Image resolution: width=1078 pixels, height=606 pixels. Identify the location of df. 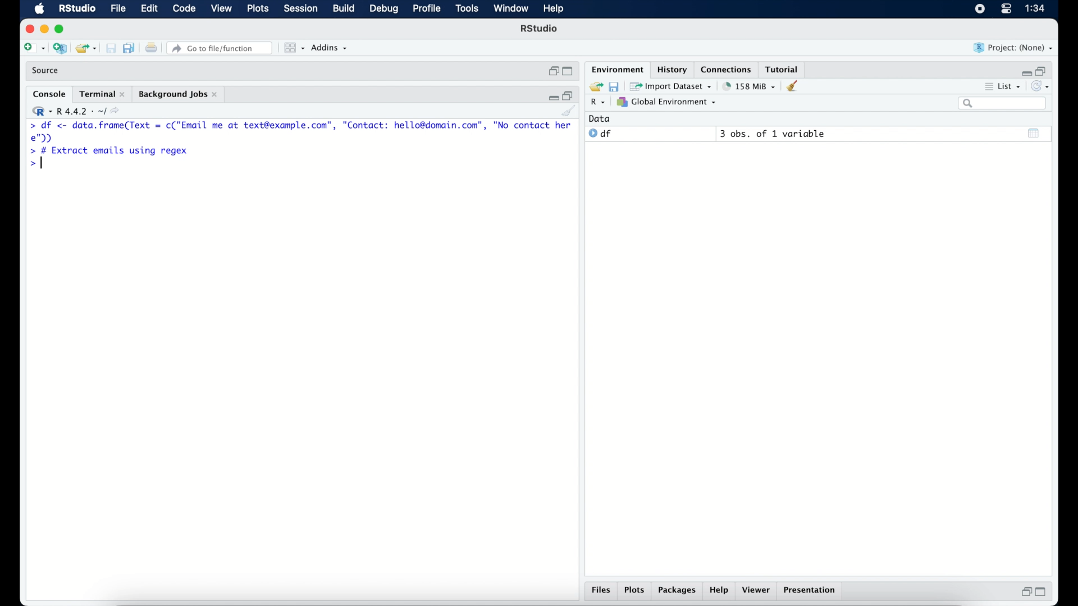
(601, 134).